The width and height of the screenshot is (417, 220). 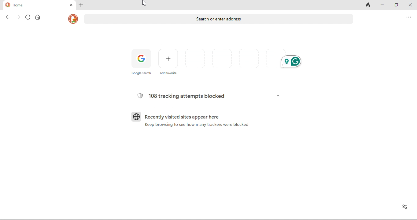 I want to click on globe icon, so click(x=136, y=117).